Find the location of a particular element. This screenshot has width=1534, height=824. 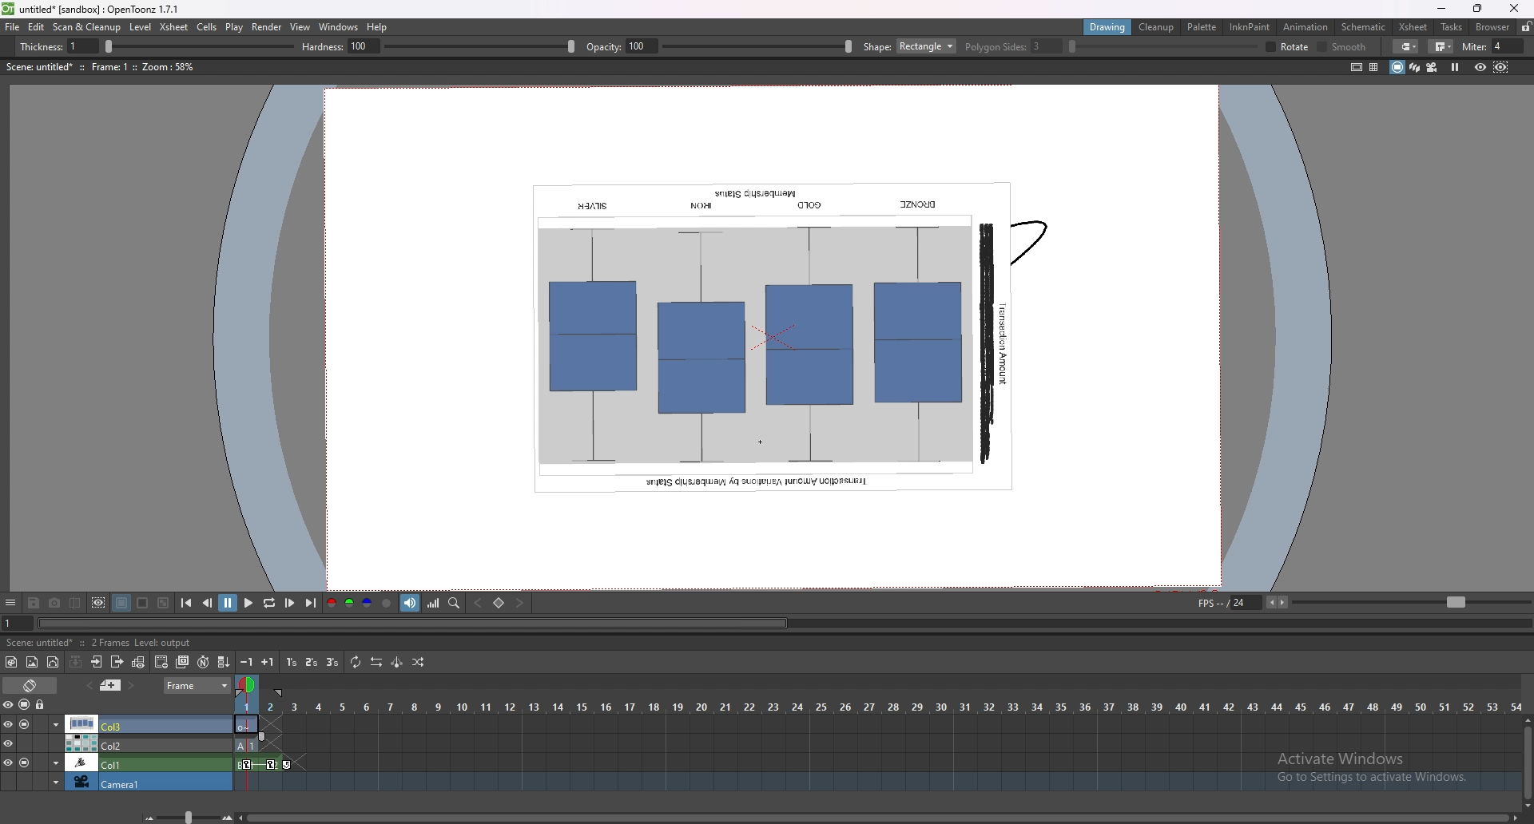

play is located at coordinates (235, 27).